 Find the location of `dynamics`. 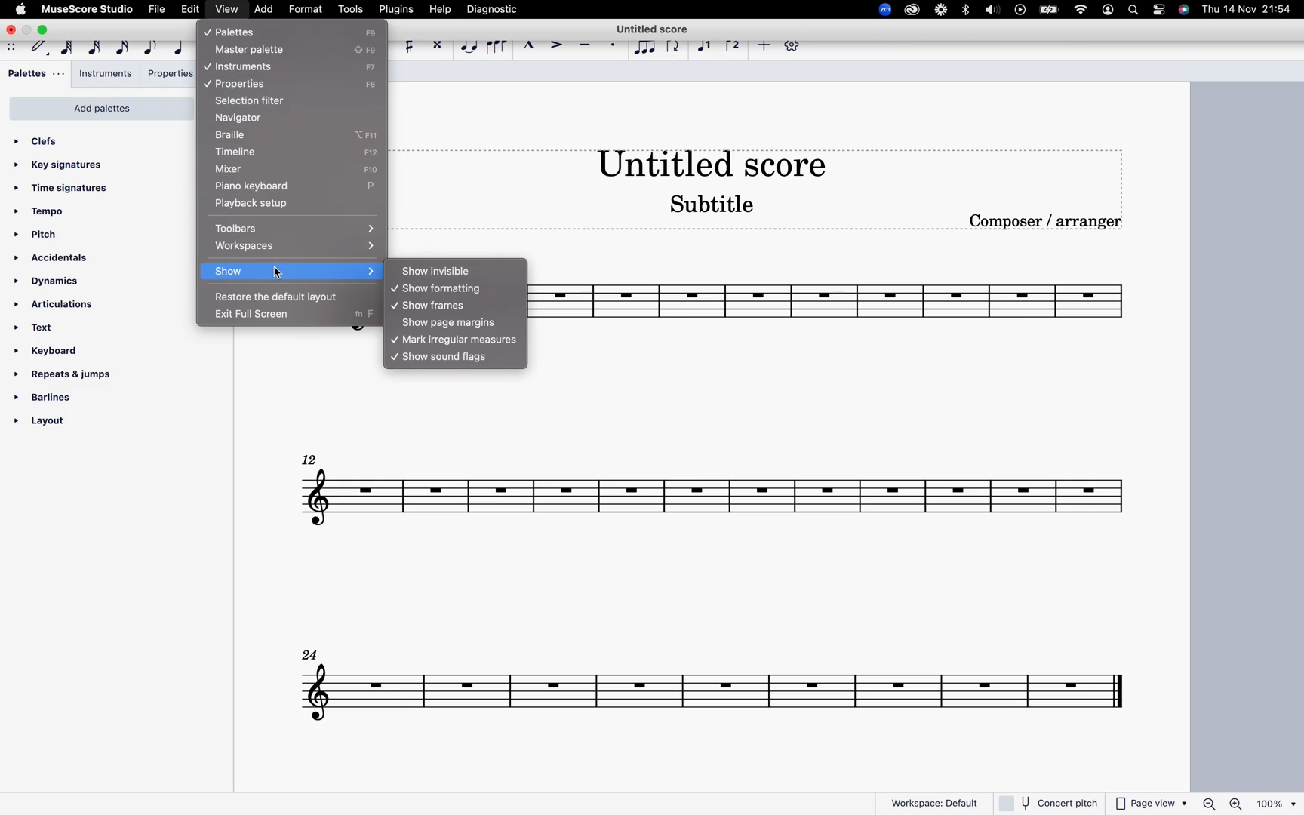

dynamics is located at coordinates (48, 279).